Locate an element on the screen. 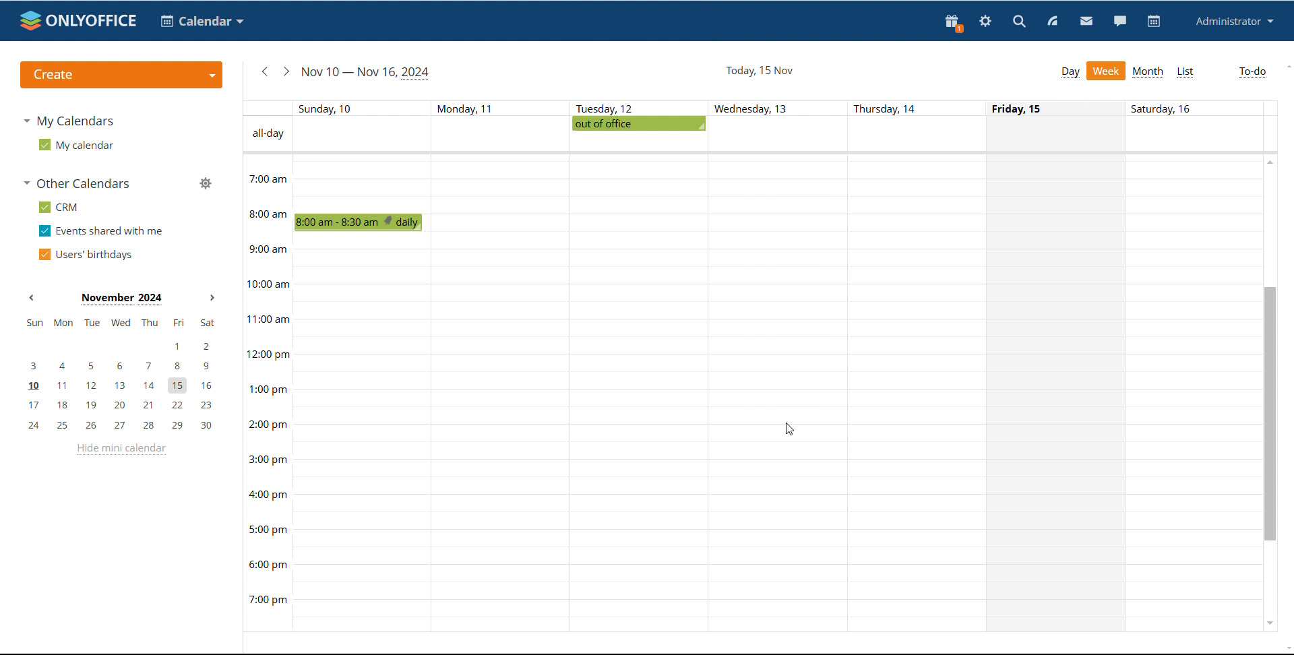 The width and height of the screenshot is (1294, 655). scheduled event is located at coordinates (362, 222).